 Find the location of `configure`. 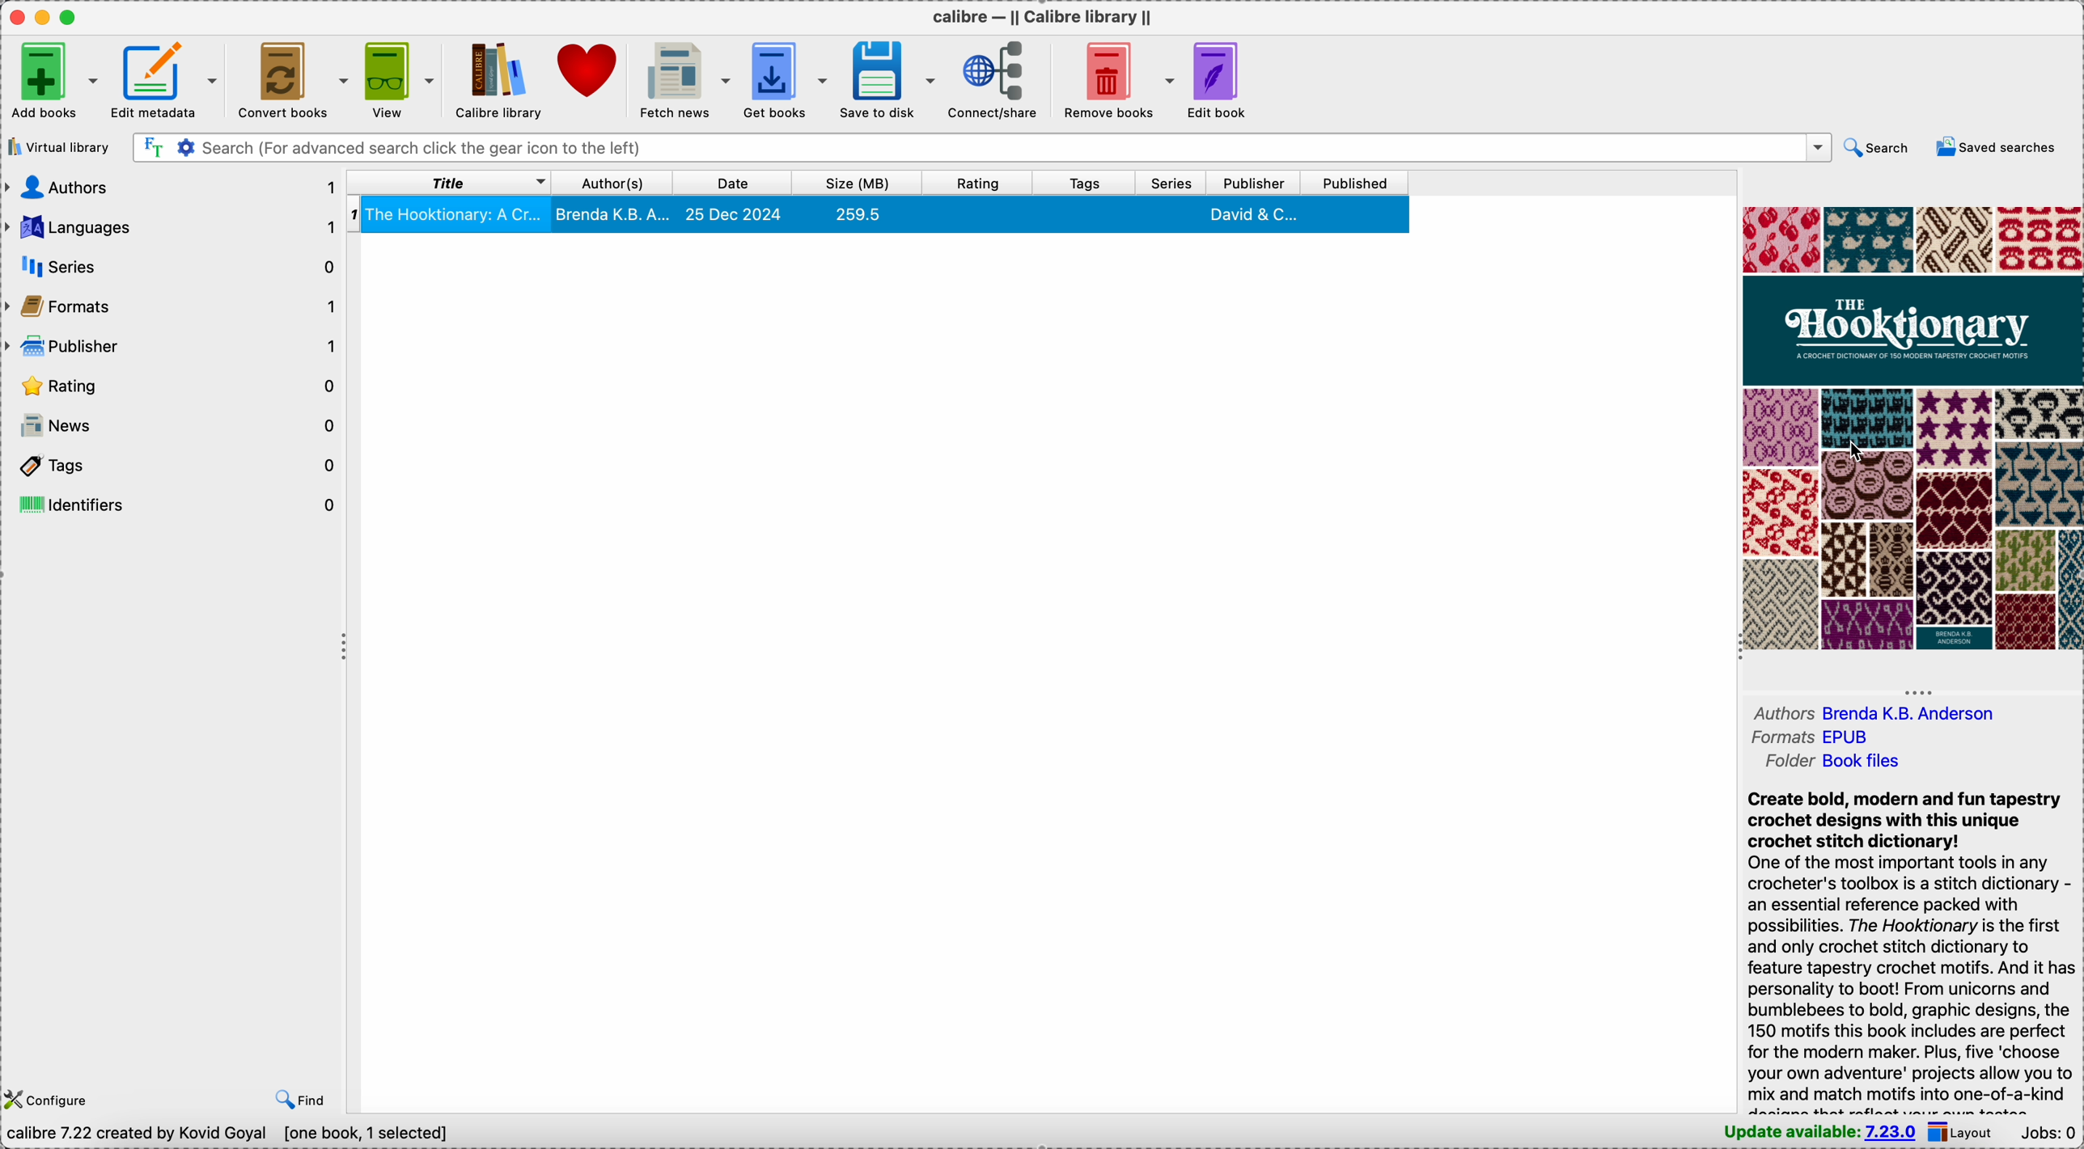

configure is located at coordinates (52, 1098).